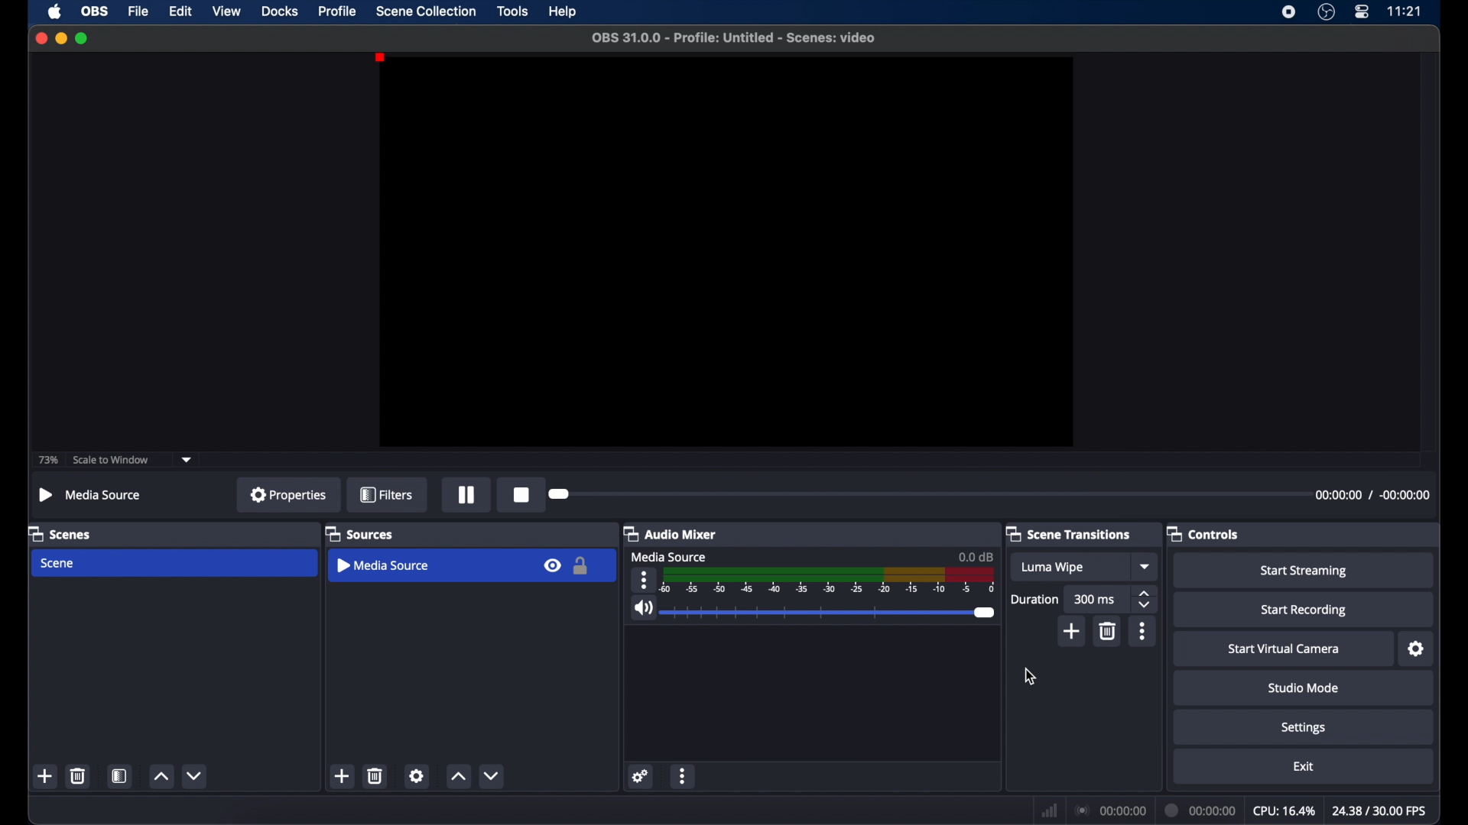 This screenshot has width=1468, height=825. What do you see at coordinates (54, 11) in the screenshot?
I see `apple icon` at bounding box center [54, 11].